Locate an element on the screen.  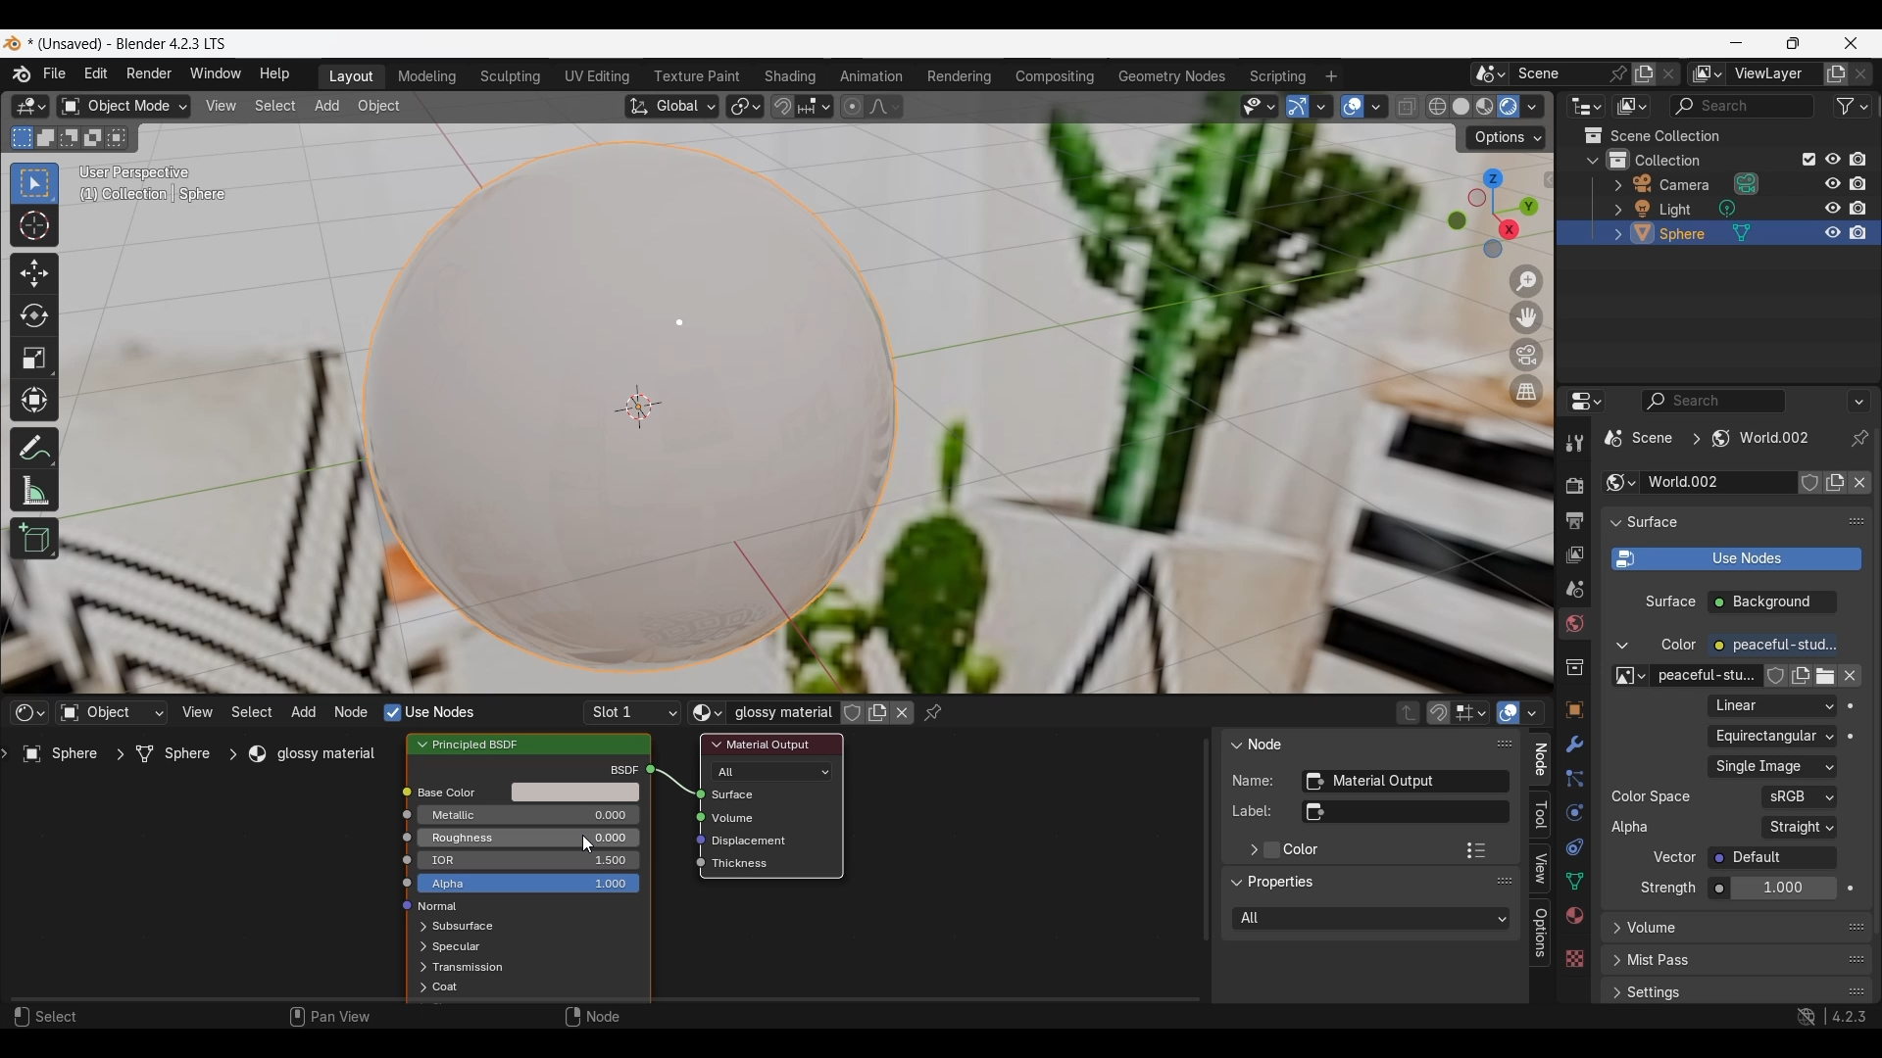
respectively hide in viewport is located at coordinates (1830, 232).